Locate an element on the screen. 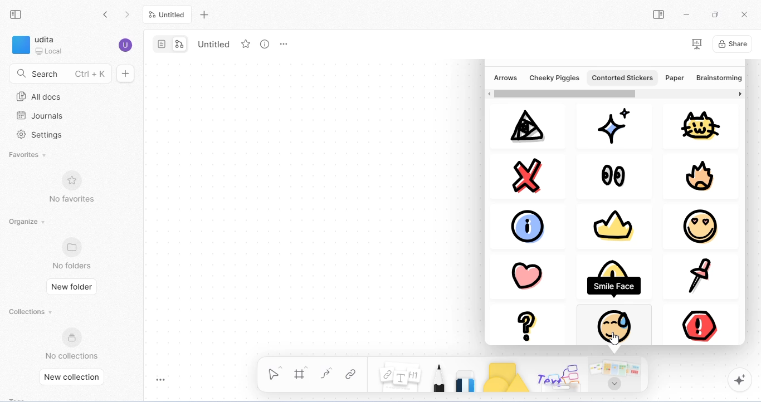 This screenshot has width=761, height=402. notice is located at coordinates (611, 324).